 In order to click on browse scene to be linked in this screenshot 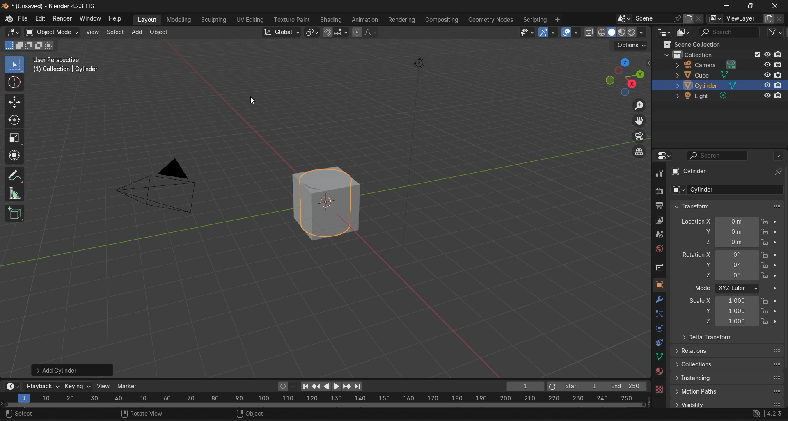, I will do `click(623, 18)`.